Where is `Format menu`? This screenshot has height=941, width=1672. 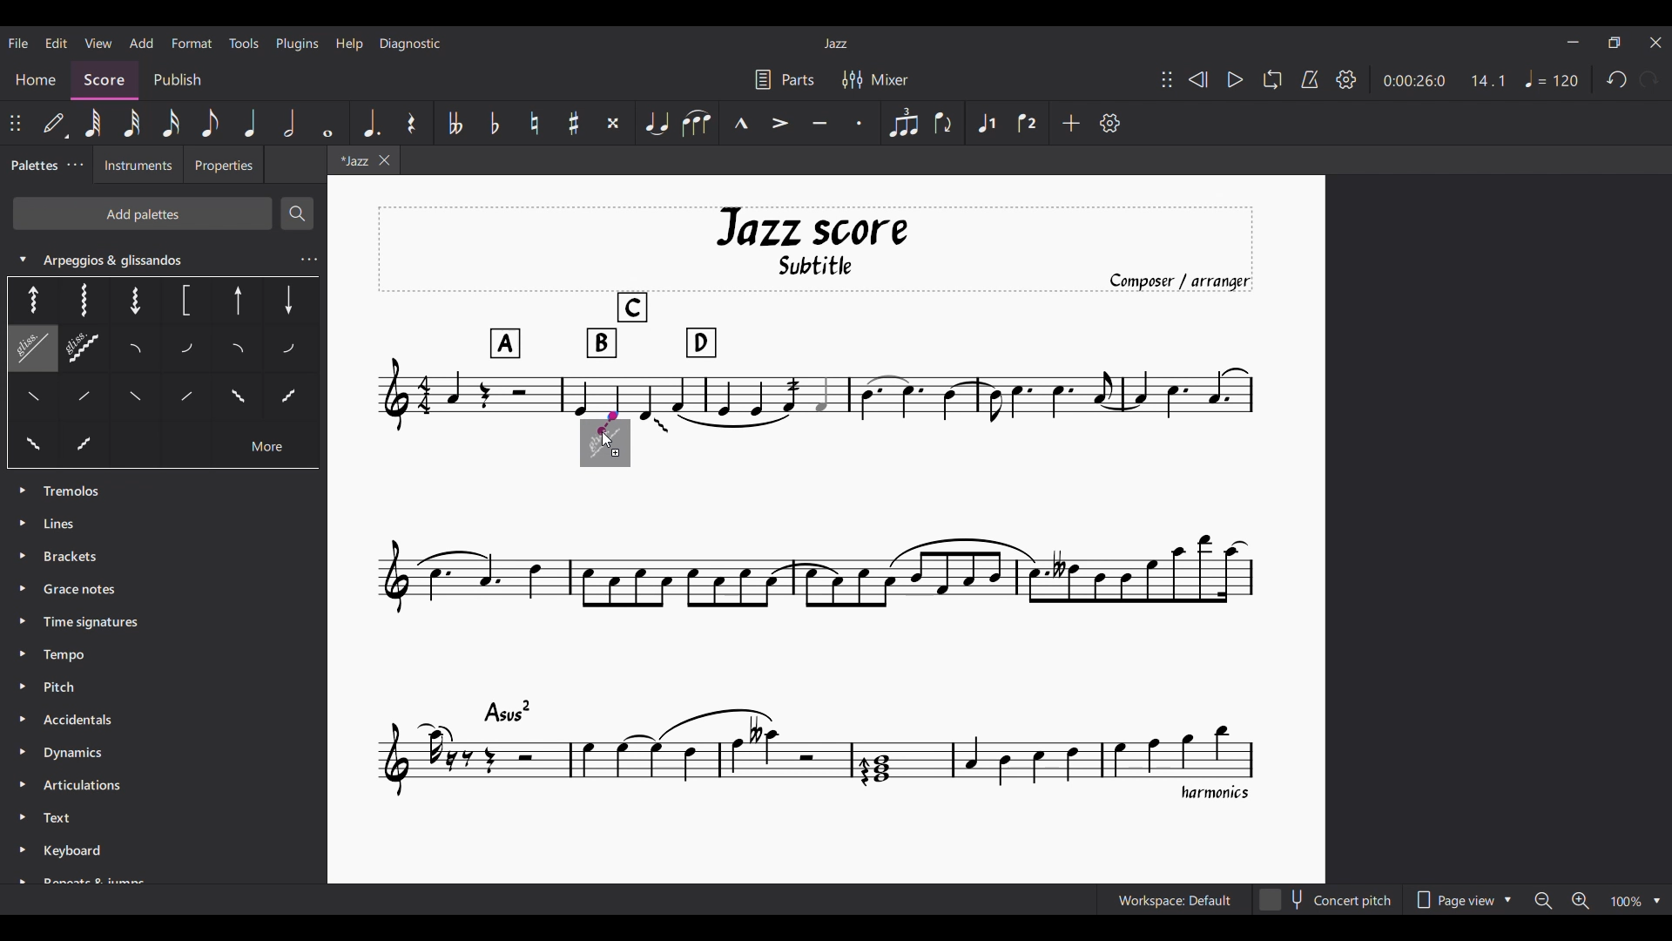
Format menu is located at coordinates (192, 43).